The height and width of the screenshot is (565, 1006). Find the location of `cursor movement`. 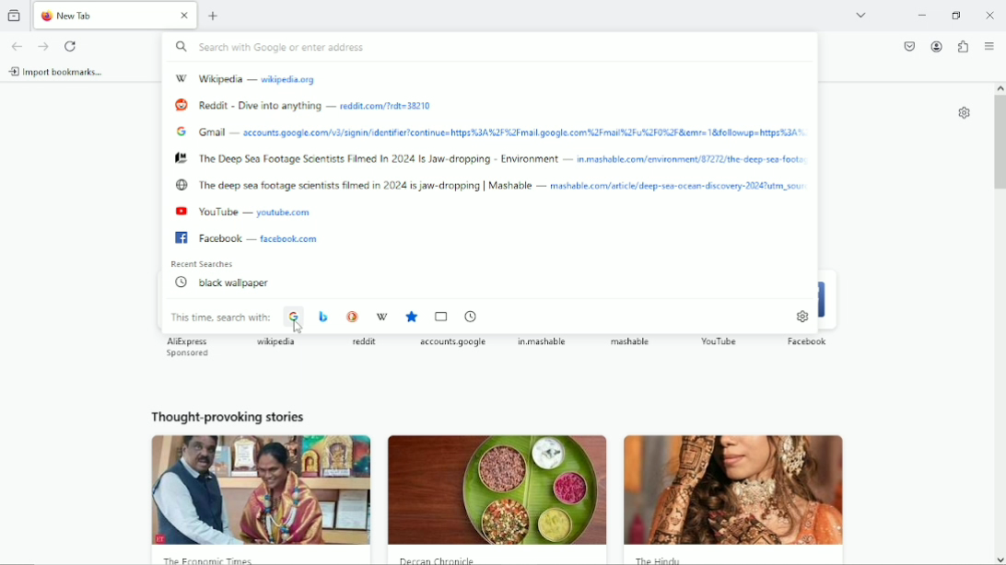

cursor movement is located at coordinates (297, 325).